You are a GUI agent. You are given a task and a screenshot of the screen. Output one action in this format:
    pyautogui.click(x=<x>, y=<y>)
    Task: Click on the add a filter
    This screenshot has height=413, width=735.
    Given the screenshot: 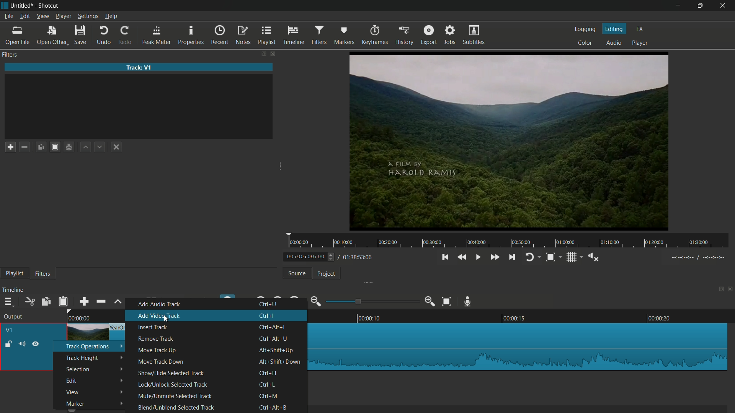 What is the action you would take?
    pyautogui.click(x=10, y=147)
    